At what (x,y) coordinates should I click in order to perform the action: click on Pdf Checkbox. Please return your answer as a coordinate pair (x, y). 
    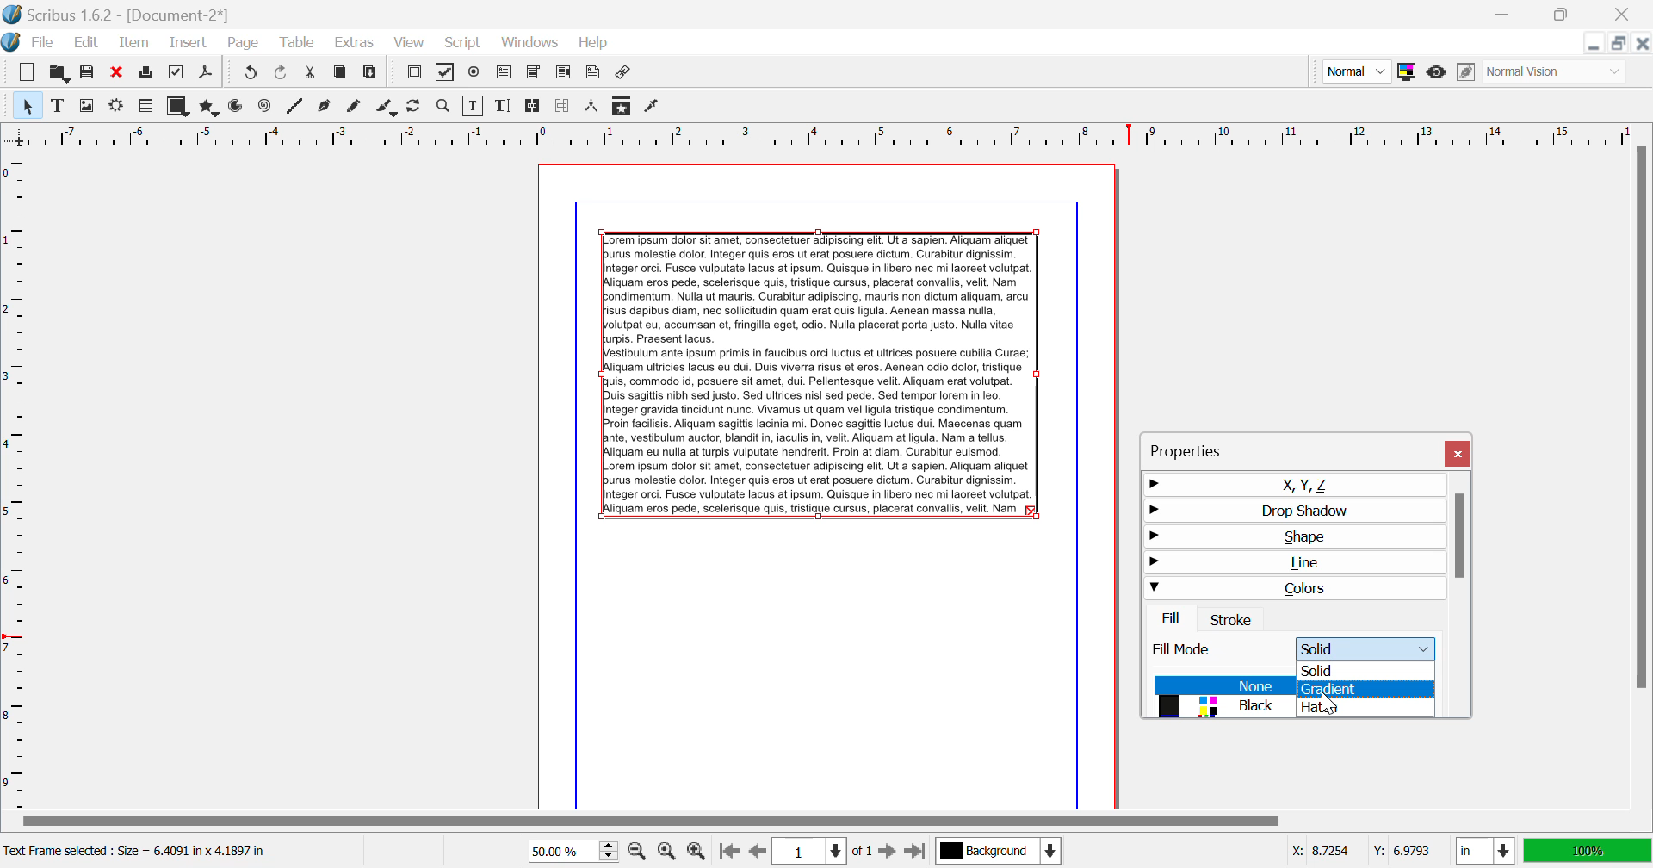
    Looking at the image, I should click on (446, 75).